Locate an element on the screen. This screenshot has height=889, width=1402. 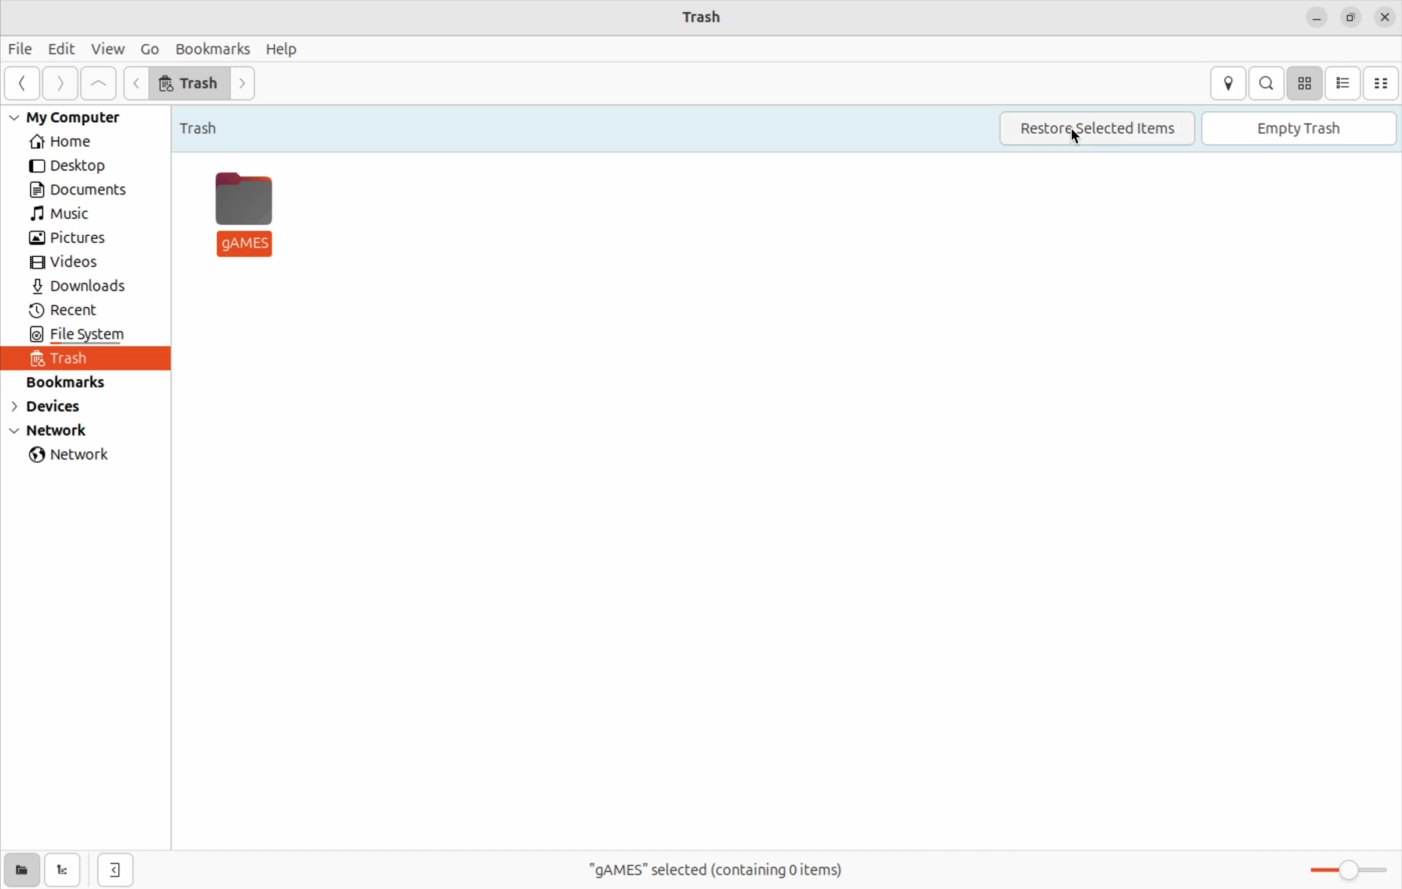
my computer is located at coordinates (77, 118).